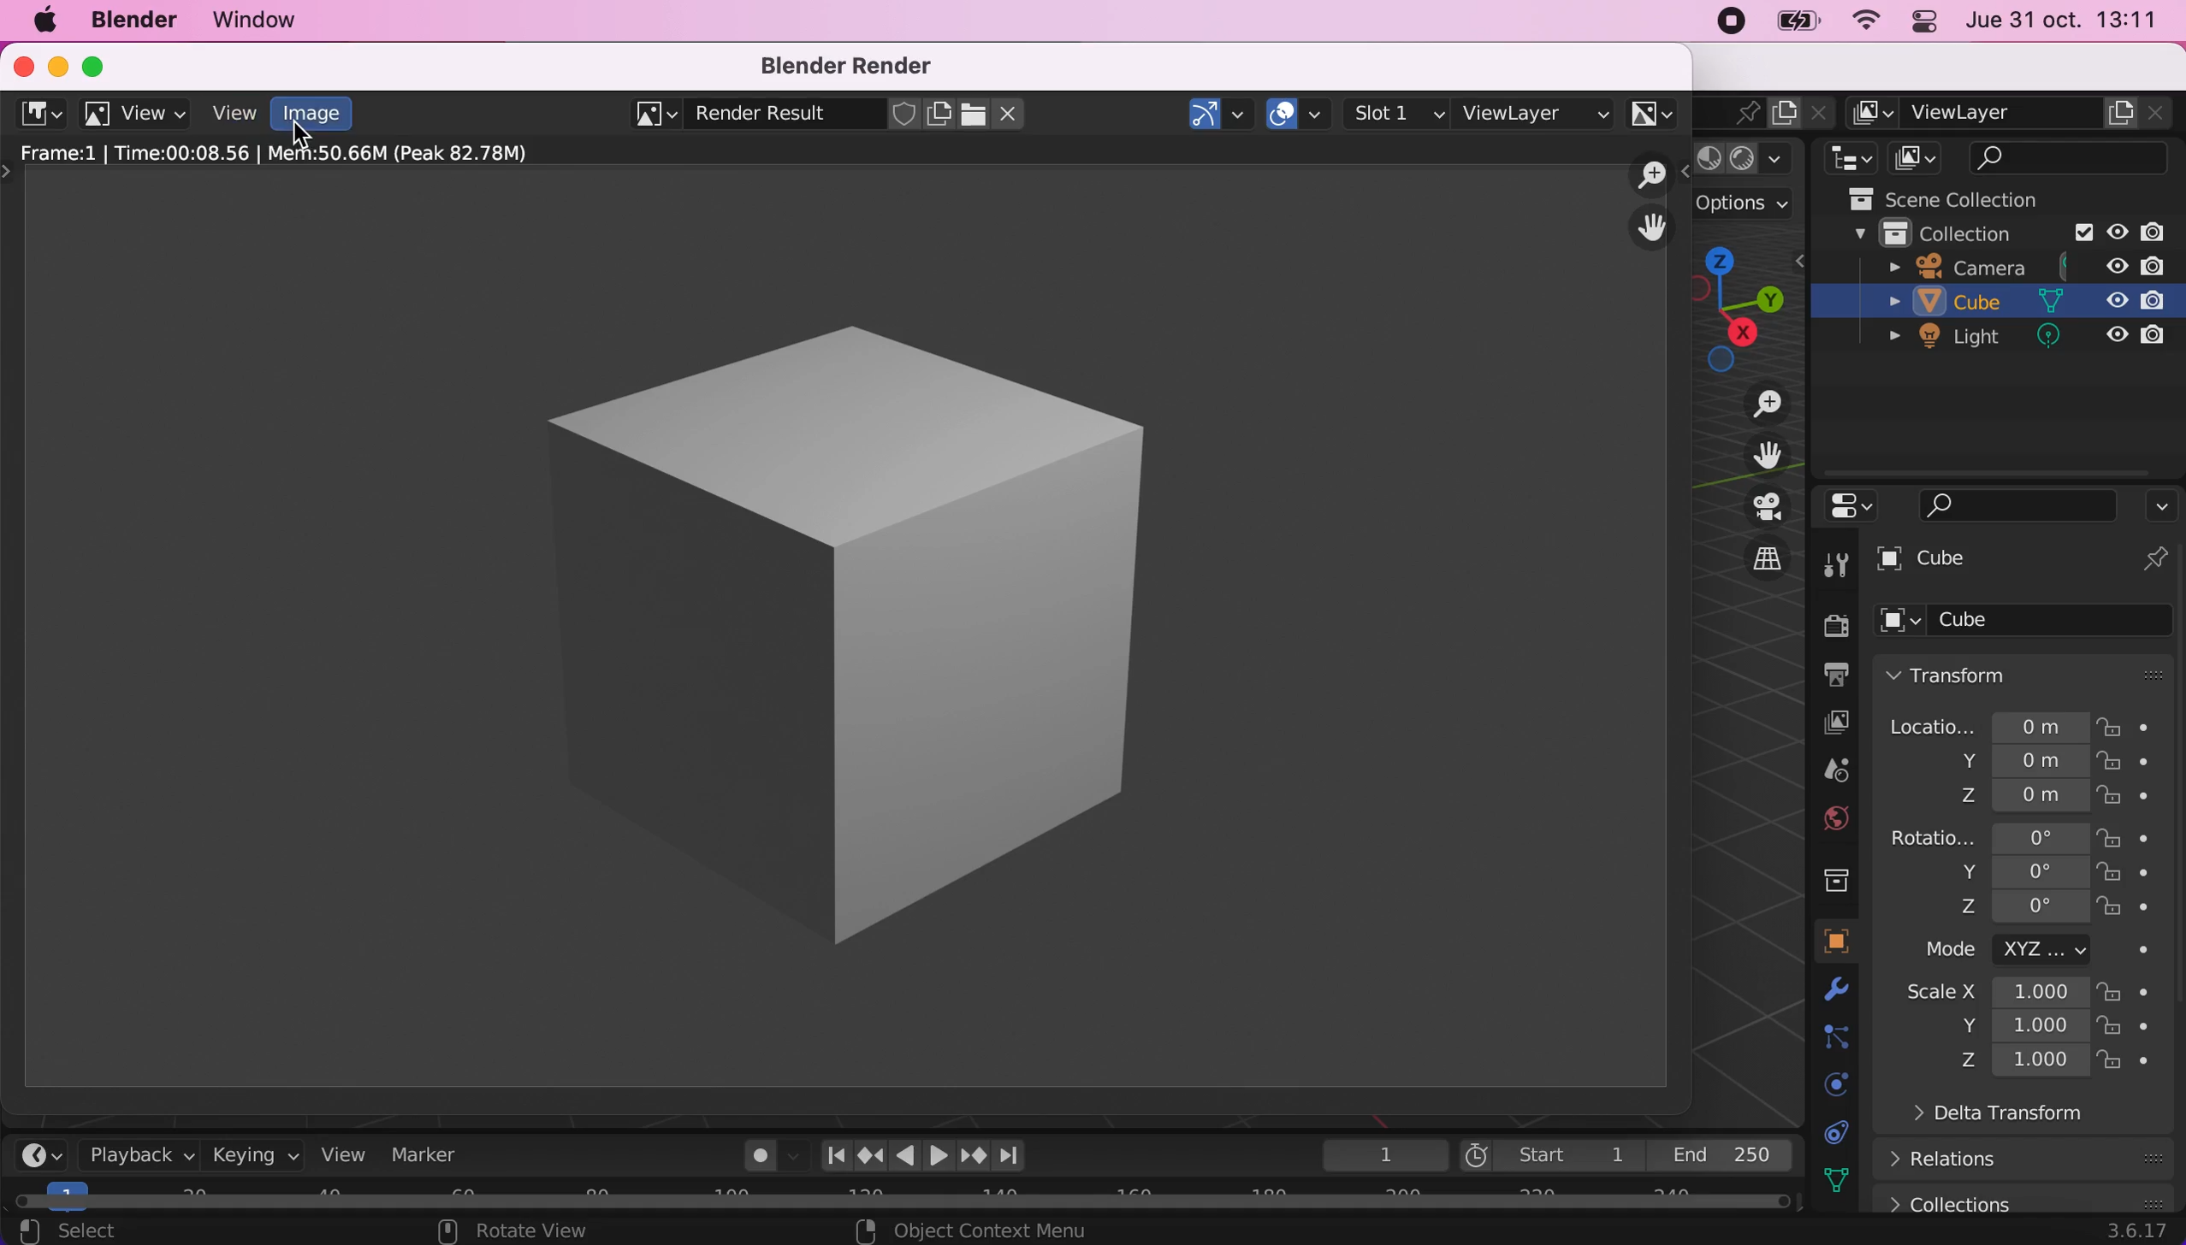 This screenshot has height=1245, width=2186. I want to click on lock, so click(2128, 836).